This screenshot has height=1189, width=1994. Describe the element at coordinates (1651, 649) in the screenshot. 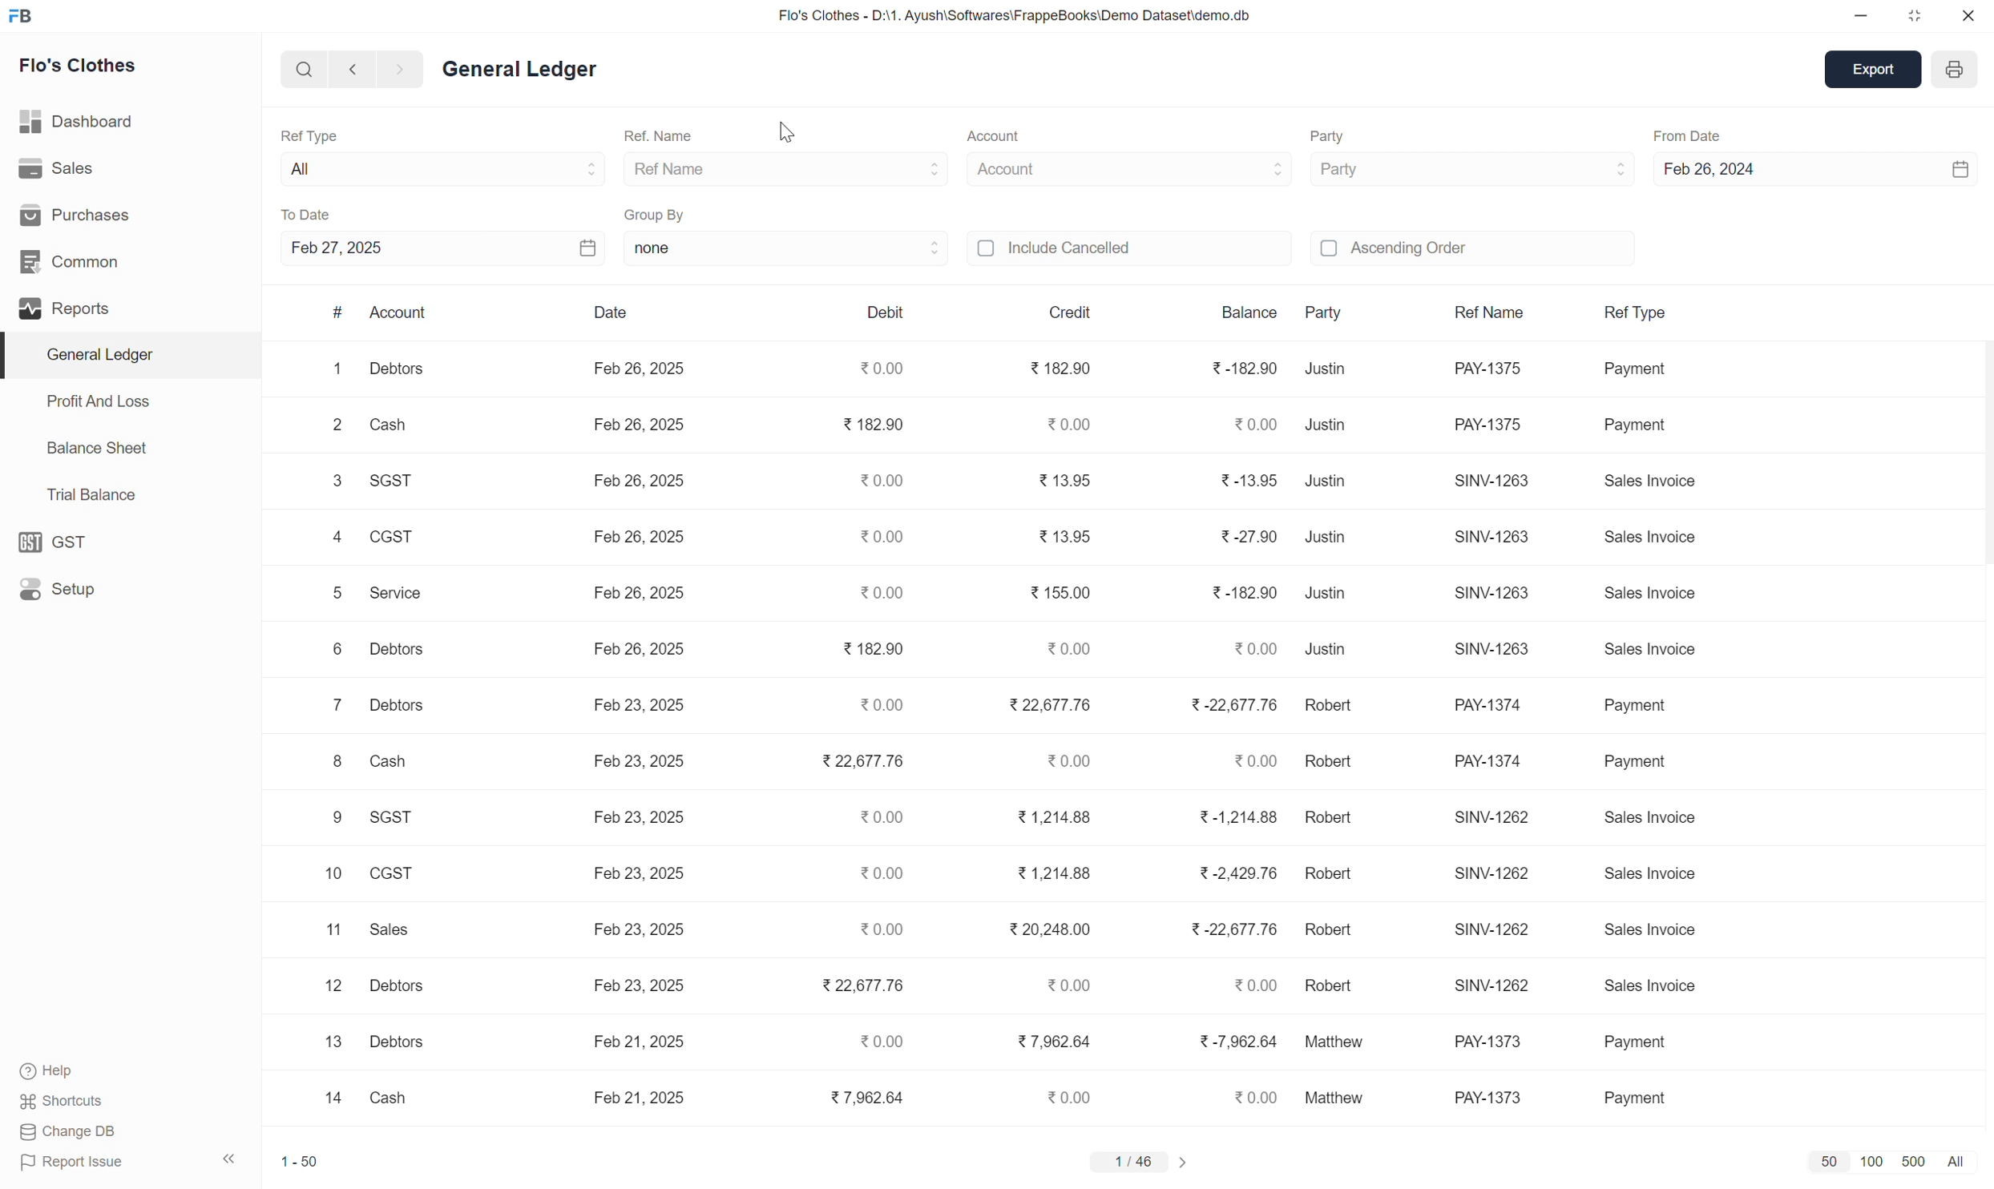

I see `sales invoice` at that location.